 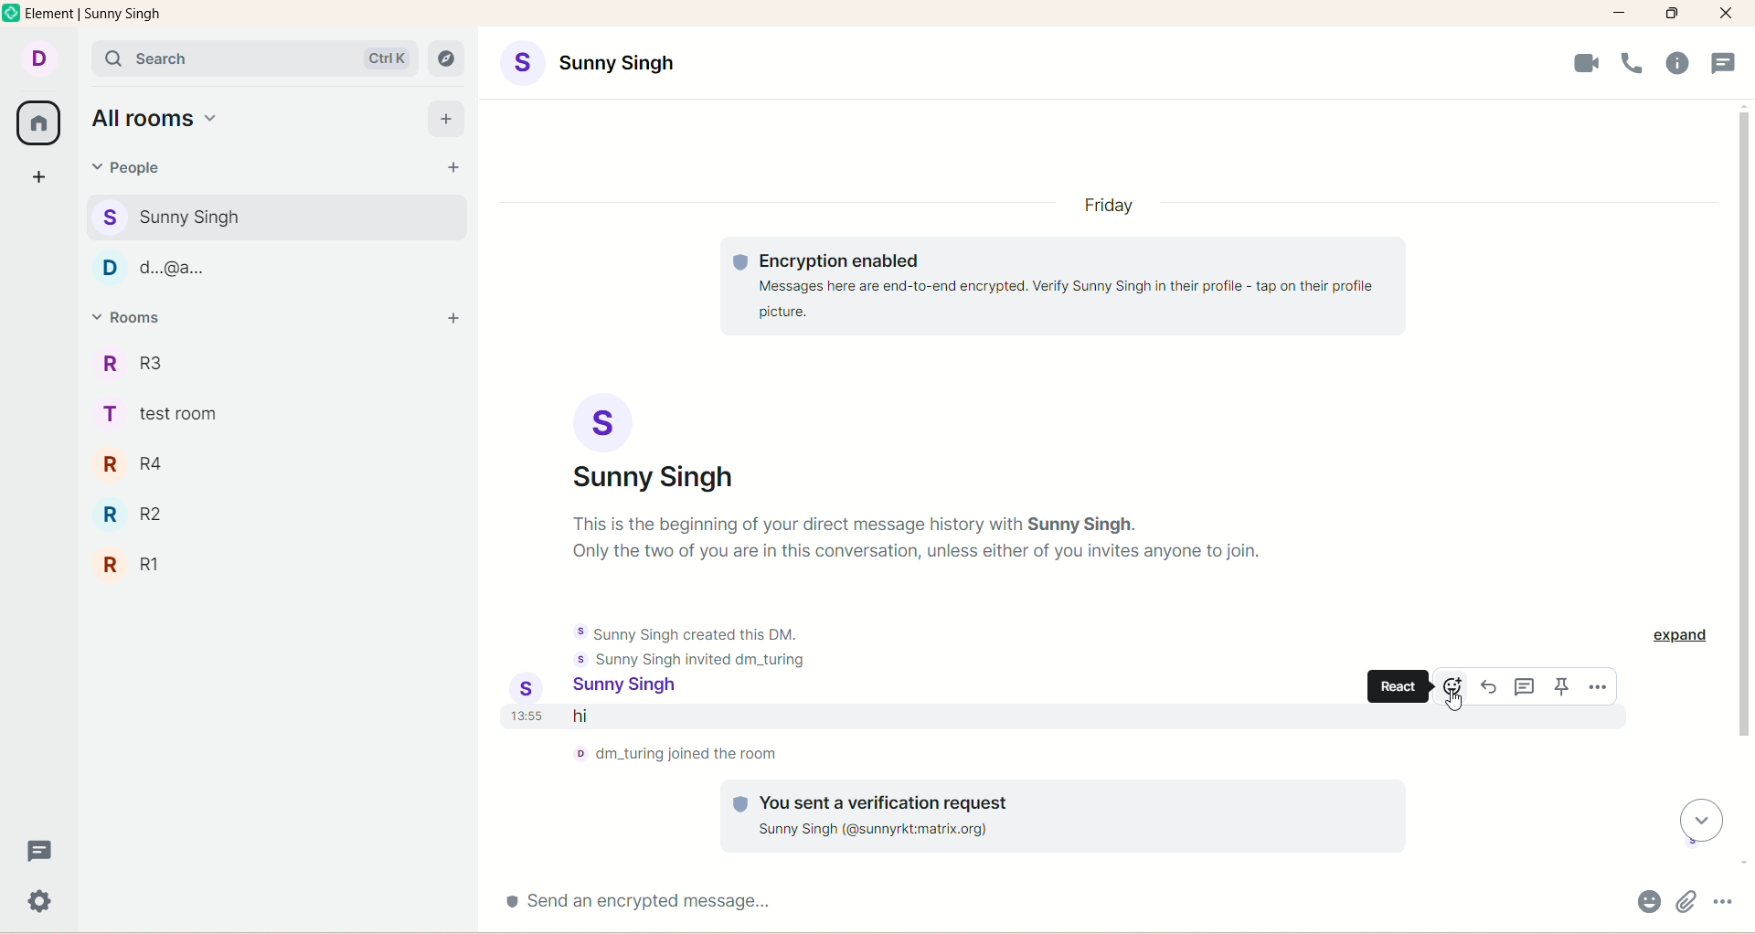 I want to click on message, so click(x=747, y=716).